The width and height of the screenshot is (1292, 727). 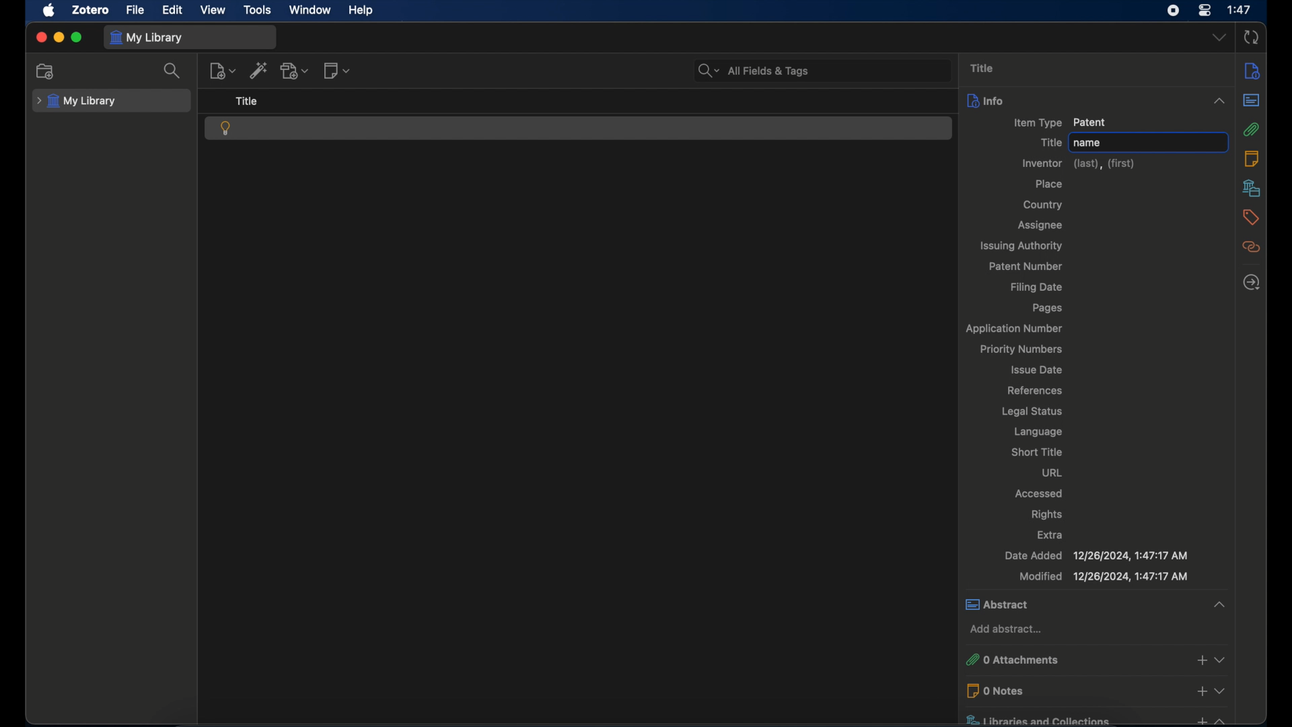 I want to click on my library, so click(x=149, y=37).